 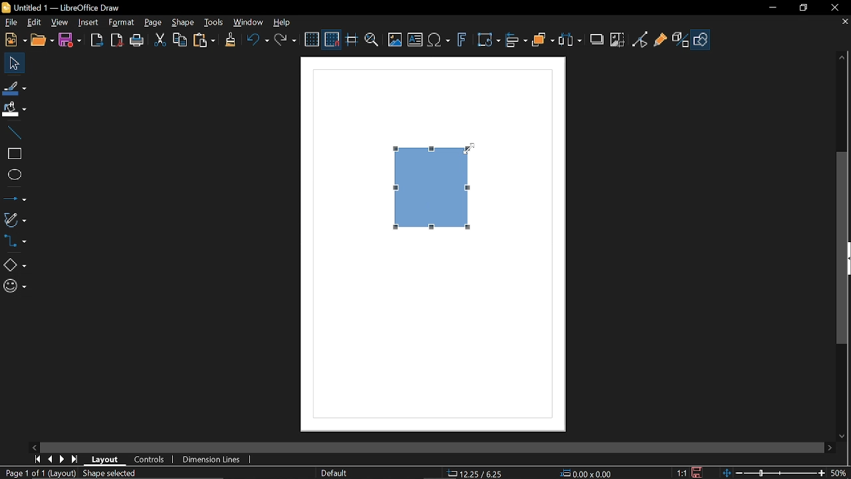 What do you see at coordinates (597, 41) in the screenshot?
I see `Shadow` at bounding box center [597, 41].